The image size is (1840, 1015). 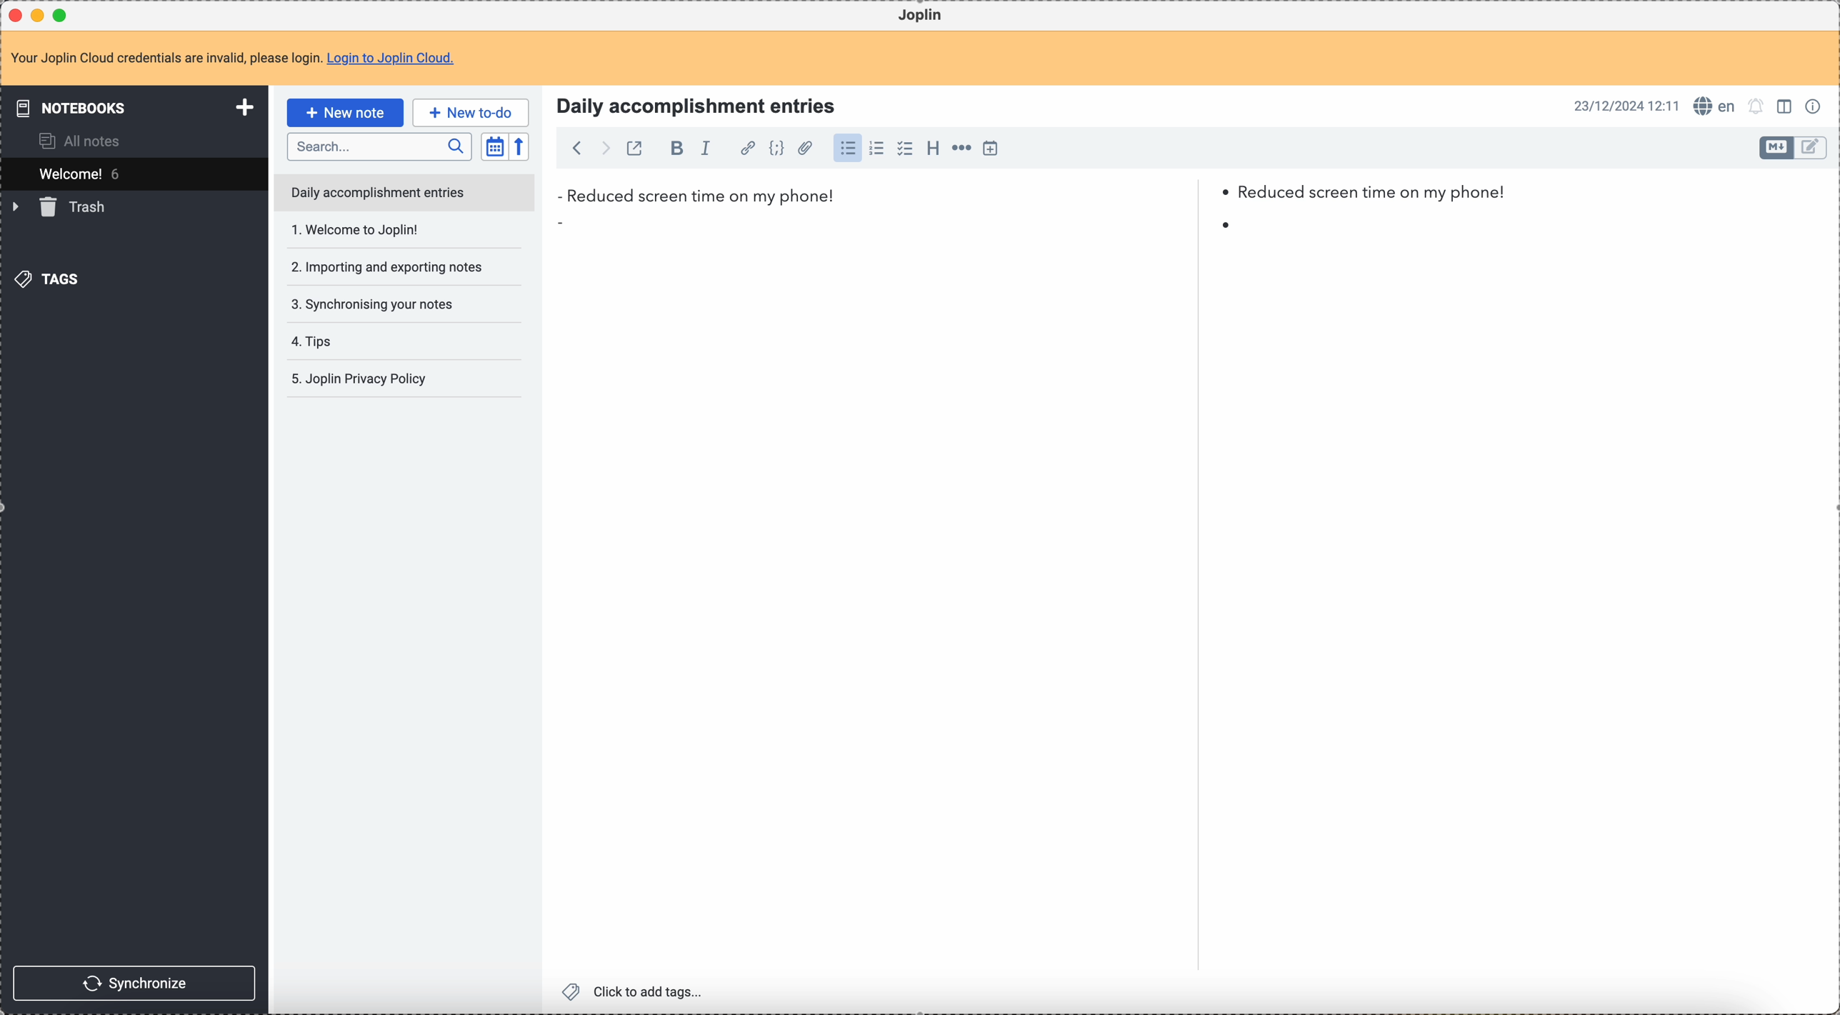 What do you see at coordinates (52, 279) in the screenshot?
I see `tags` at bounding box center [52, 279].